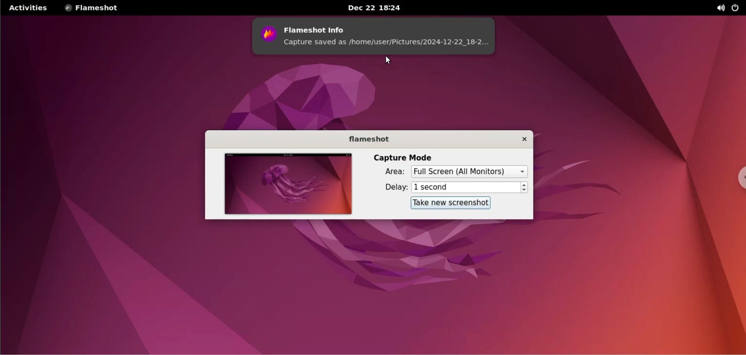 The height and width of the screenshot is (355, 746). Describe the element at coordinates (97, 8) in the screenshot. I see `flameshot menu` at that location.